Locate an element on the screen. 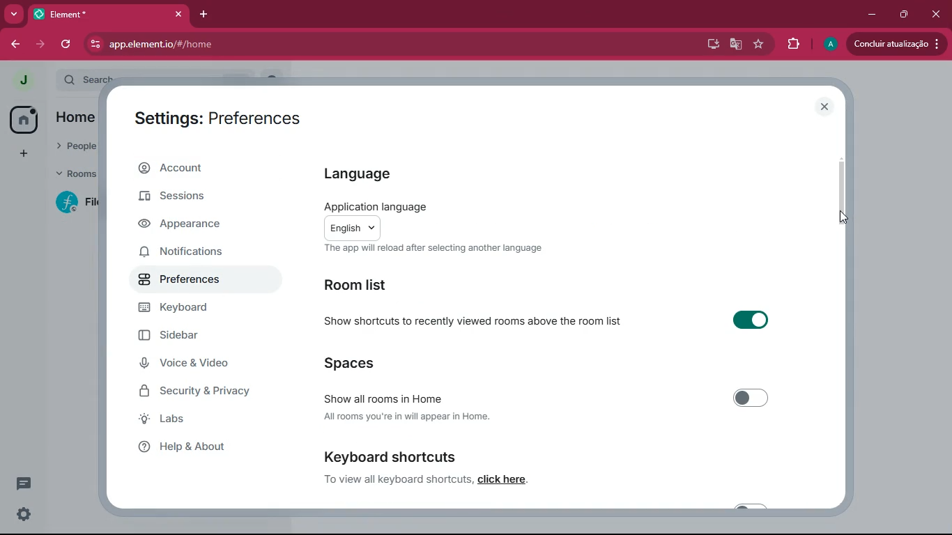 This screenshot has height=535, width=952. add is located at coordinates (24, 154).